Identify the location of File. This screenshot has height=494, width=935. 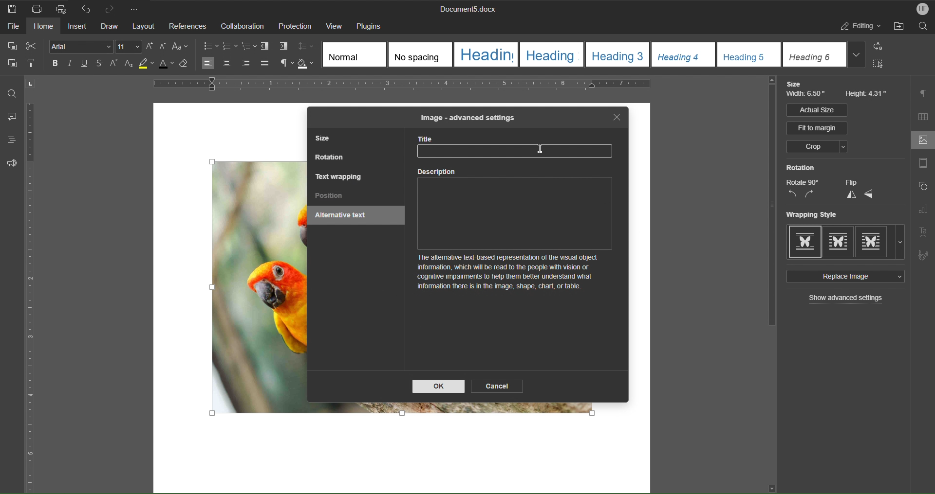
(11, 28).